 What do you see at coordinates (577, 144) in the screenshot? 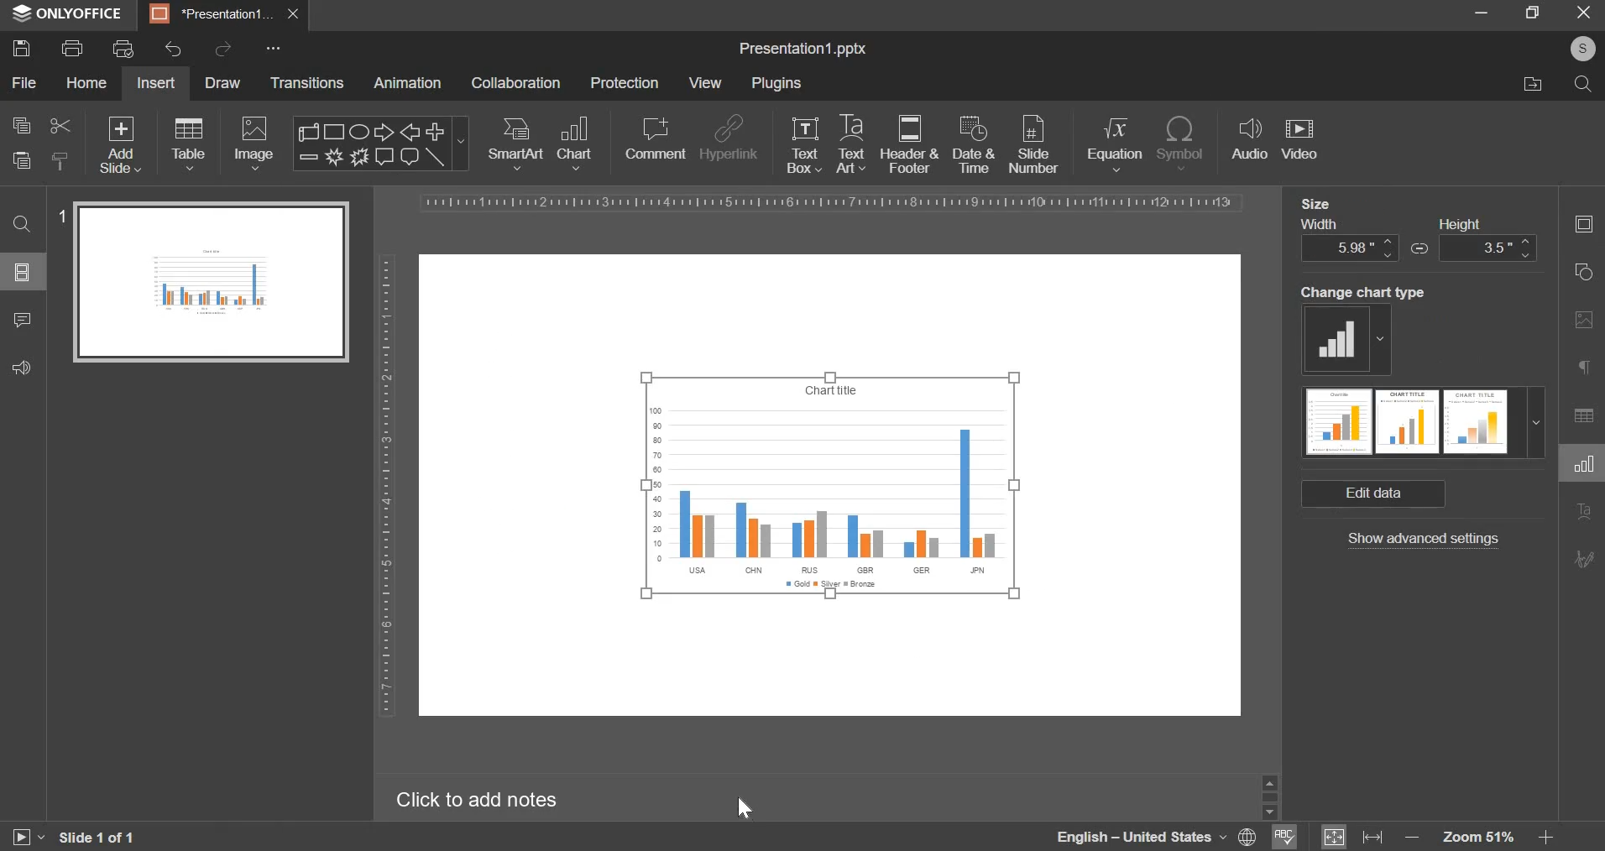
I see `chart` at bounding box center [577, 144].